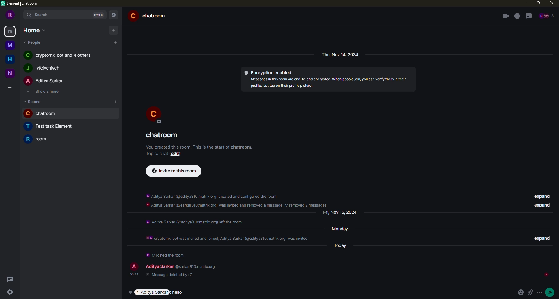 The height and width of the screenshot is (299, 559). I want to click on show 2 more, so click(45, 92).